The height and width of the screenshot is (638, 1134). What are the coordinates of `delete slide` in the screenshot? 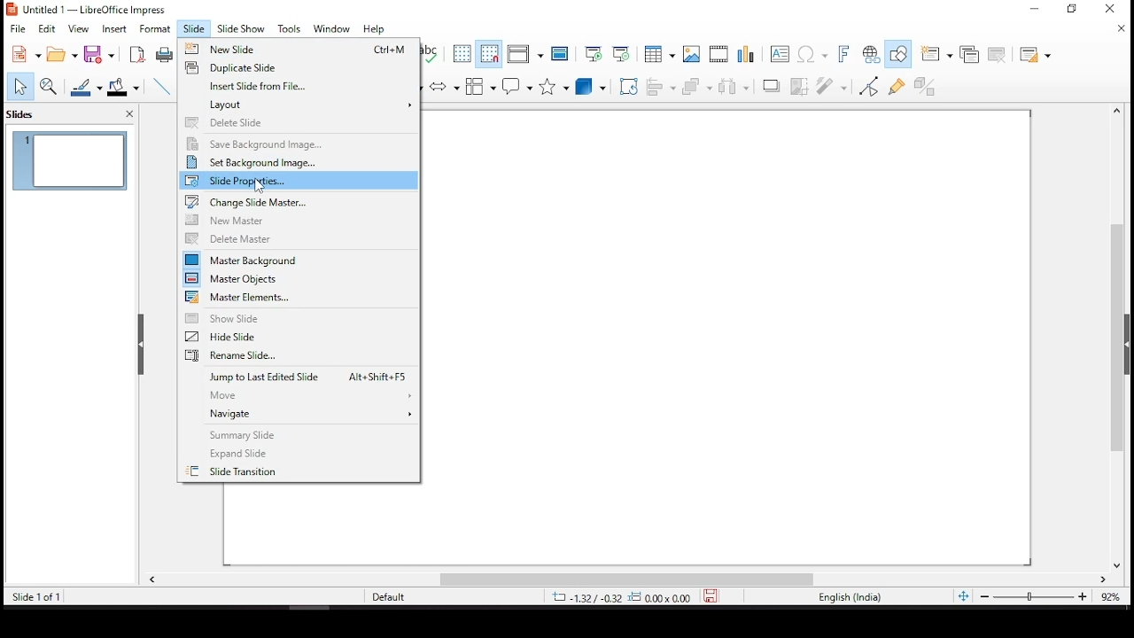 It's located at (299, 125).